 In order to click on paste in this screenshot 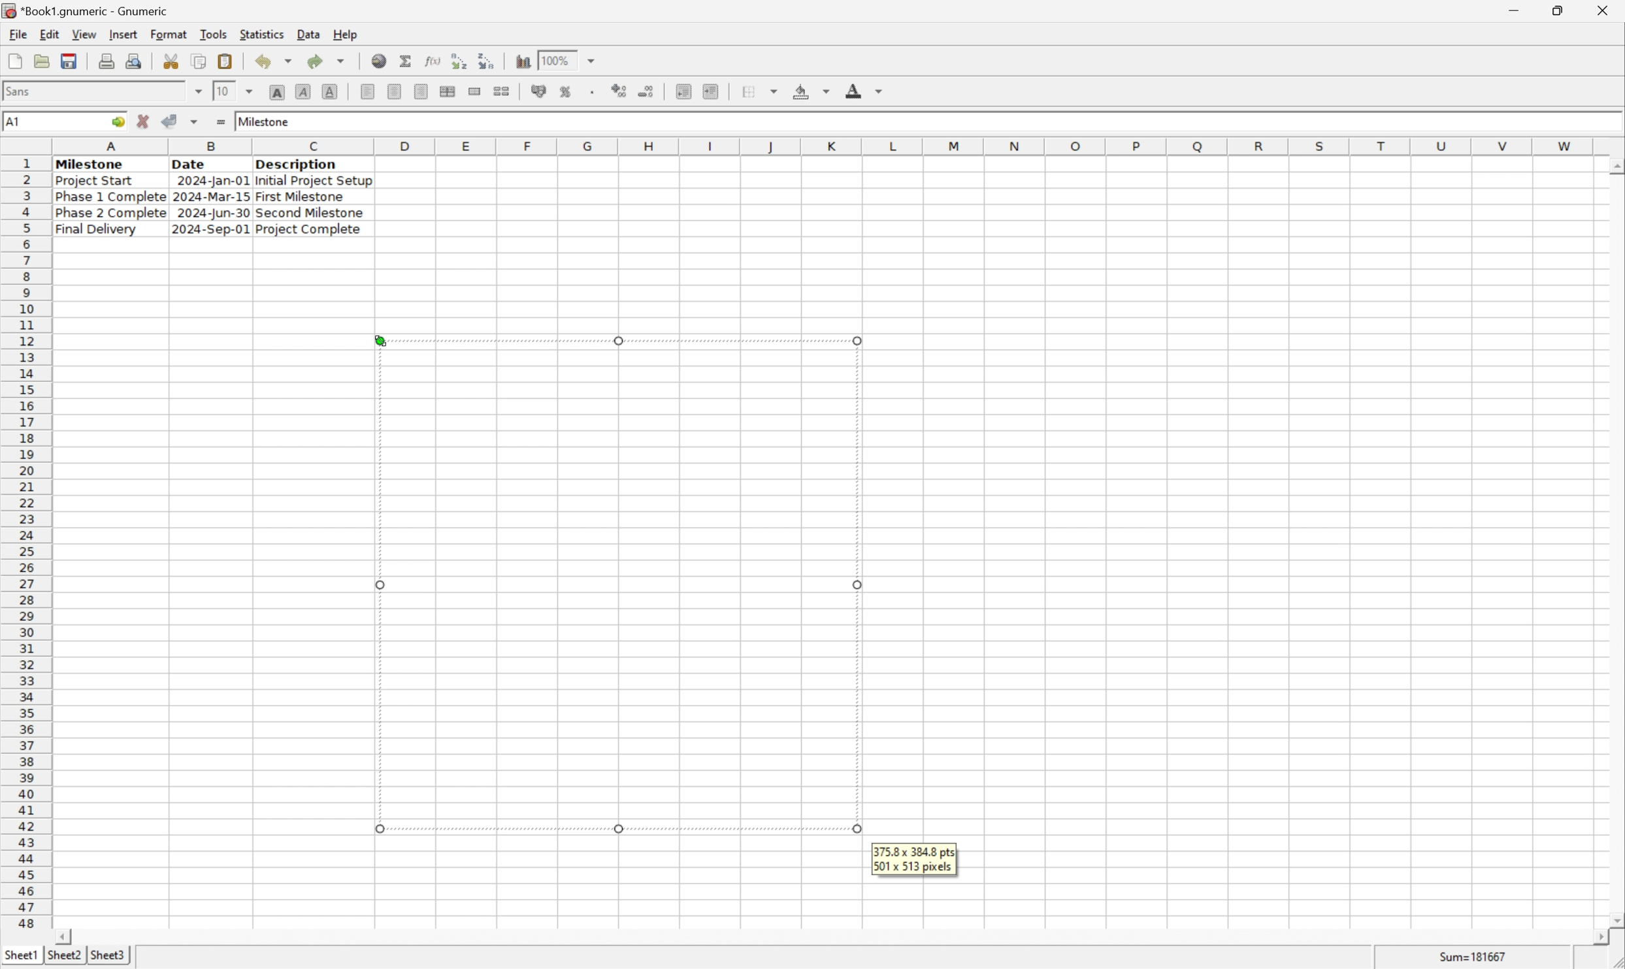, I will do `click(225, 61)`.